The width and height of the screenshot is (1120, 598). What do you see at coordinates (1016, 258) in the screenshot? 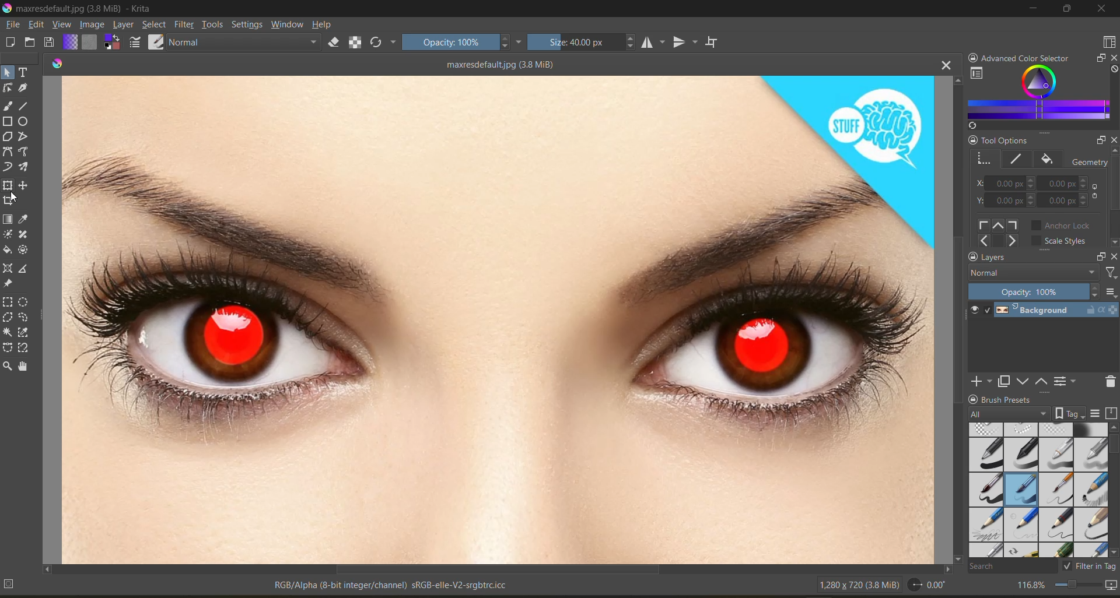
I see `Layers` at bounding box center [1016, 258].